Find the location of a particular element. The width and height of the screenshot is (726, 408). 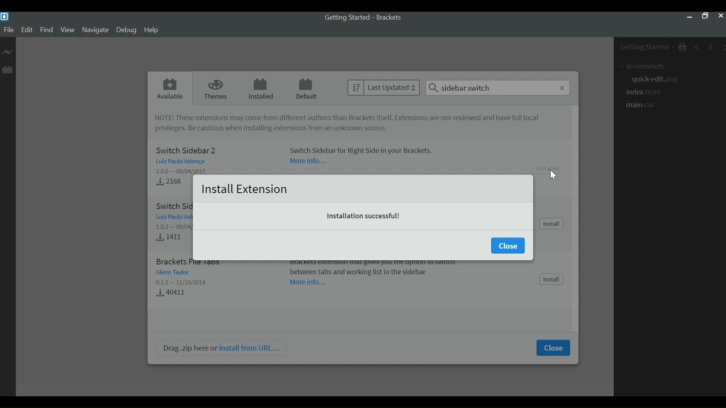

NOTE: These extensions may come from different authors than brackets itself. Extensions are not reviewed and  is located at coordinates (350, 118).